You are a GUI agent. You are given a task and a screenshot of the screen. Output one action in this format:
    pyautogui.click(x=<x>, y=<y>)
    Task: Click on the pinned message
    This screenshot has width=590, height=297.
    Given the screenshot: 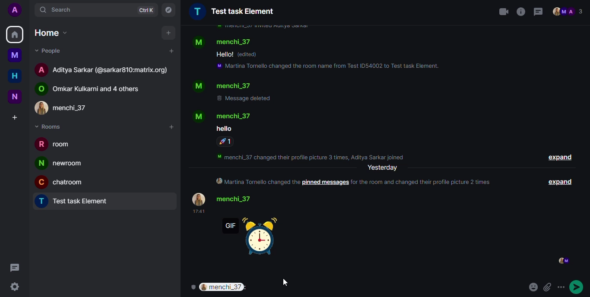 What is the action you would take?
    pyautogui.click(x=325, y=183)
    